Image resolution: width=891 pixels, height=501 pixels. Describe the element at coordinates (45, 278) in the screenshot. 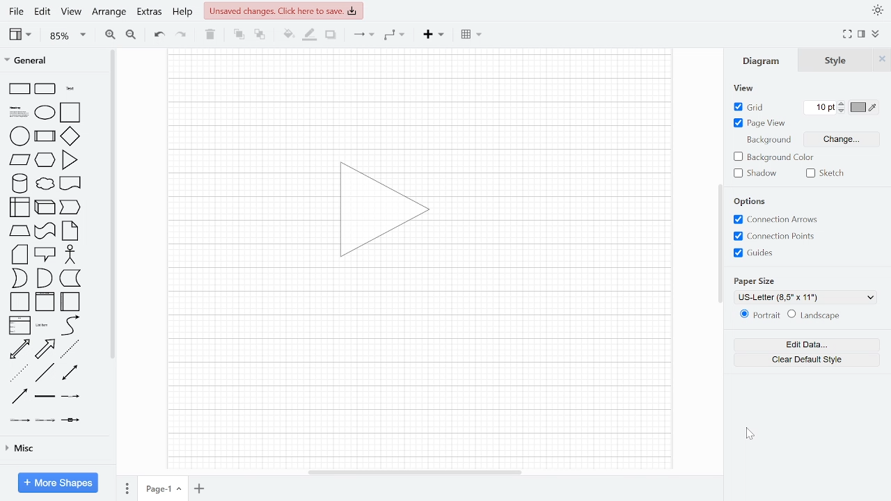

I see `And` at that location.